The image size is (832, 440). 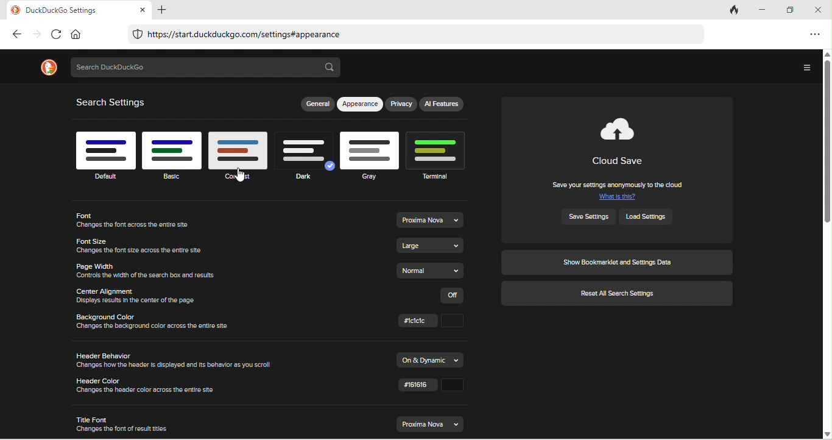 What do you see at coordinates (55, 34) in the screenshot?
I see `refresh` at bounding box center [55, 34].